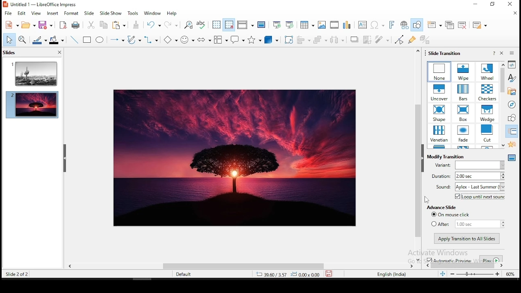 The height and width of the screenshot is (293, 521). Describe the element at coordinates (445, 53) in the screenshot. I see `slide transition` at that location.